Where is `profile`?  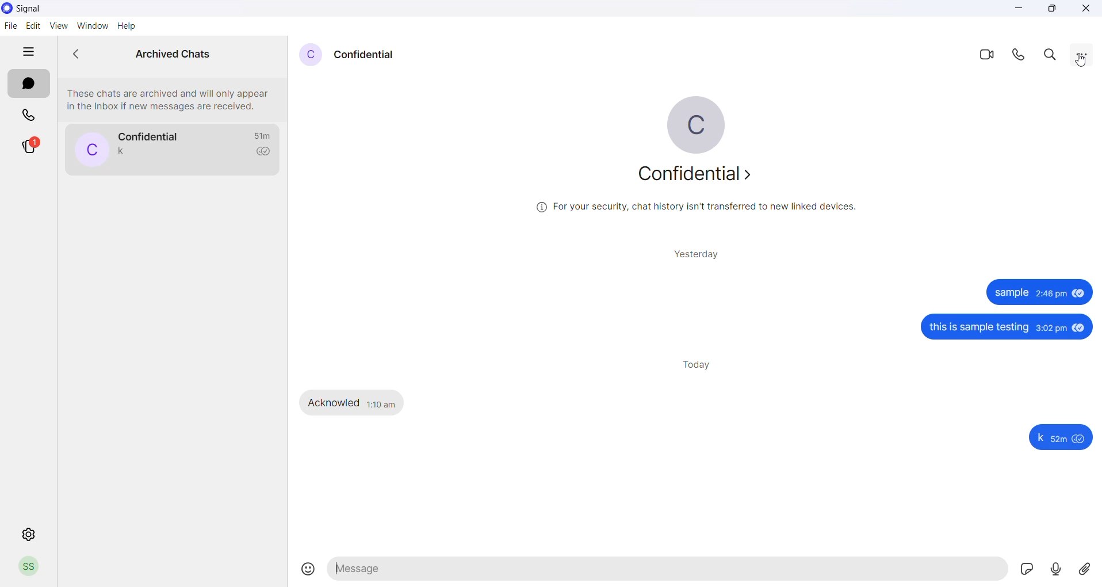 profile is located at coordinates (32, 565).